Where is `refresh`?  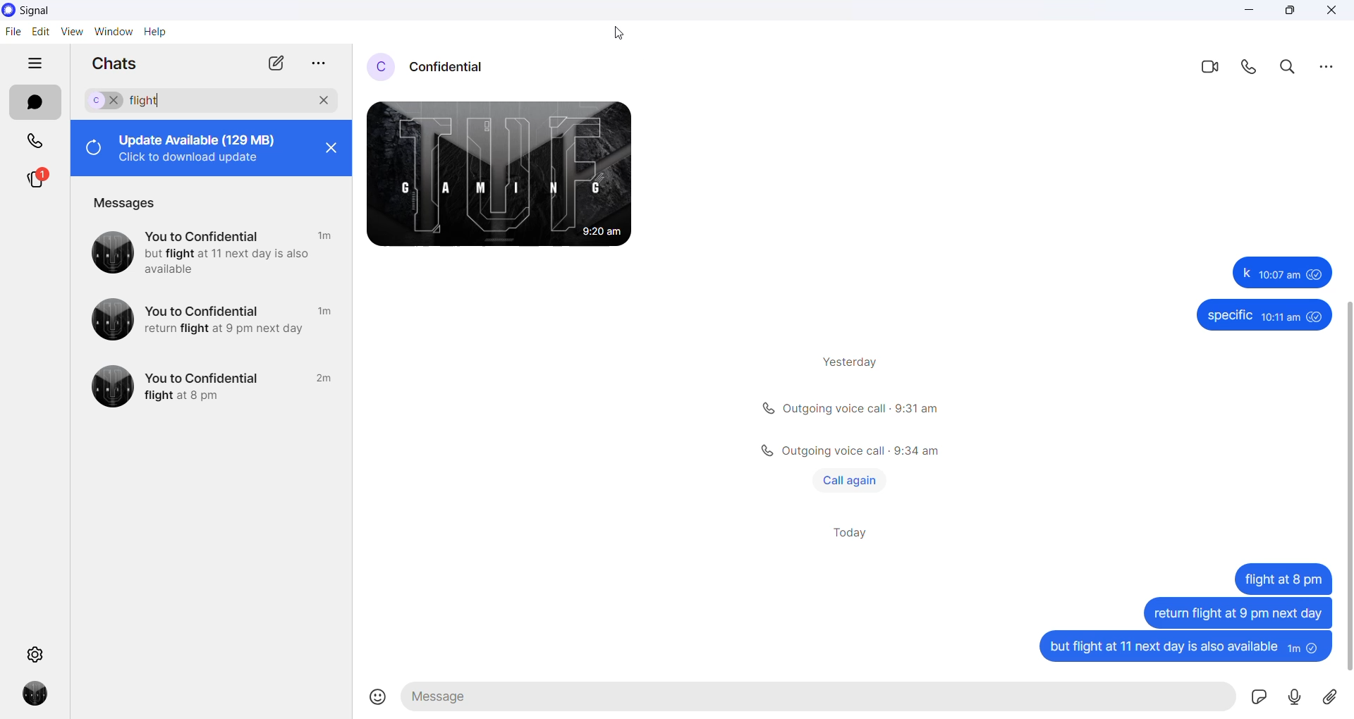 refresh is located at coordinates (92, 149).